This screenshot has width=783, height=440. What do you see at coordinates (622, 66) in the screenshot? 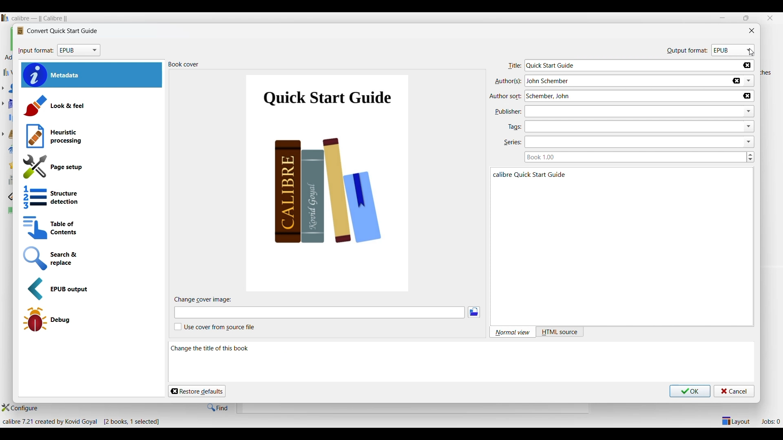
I see `Type in title` at bounding box center [622, 66].